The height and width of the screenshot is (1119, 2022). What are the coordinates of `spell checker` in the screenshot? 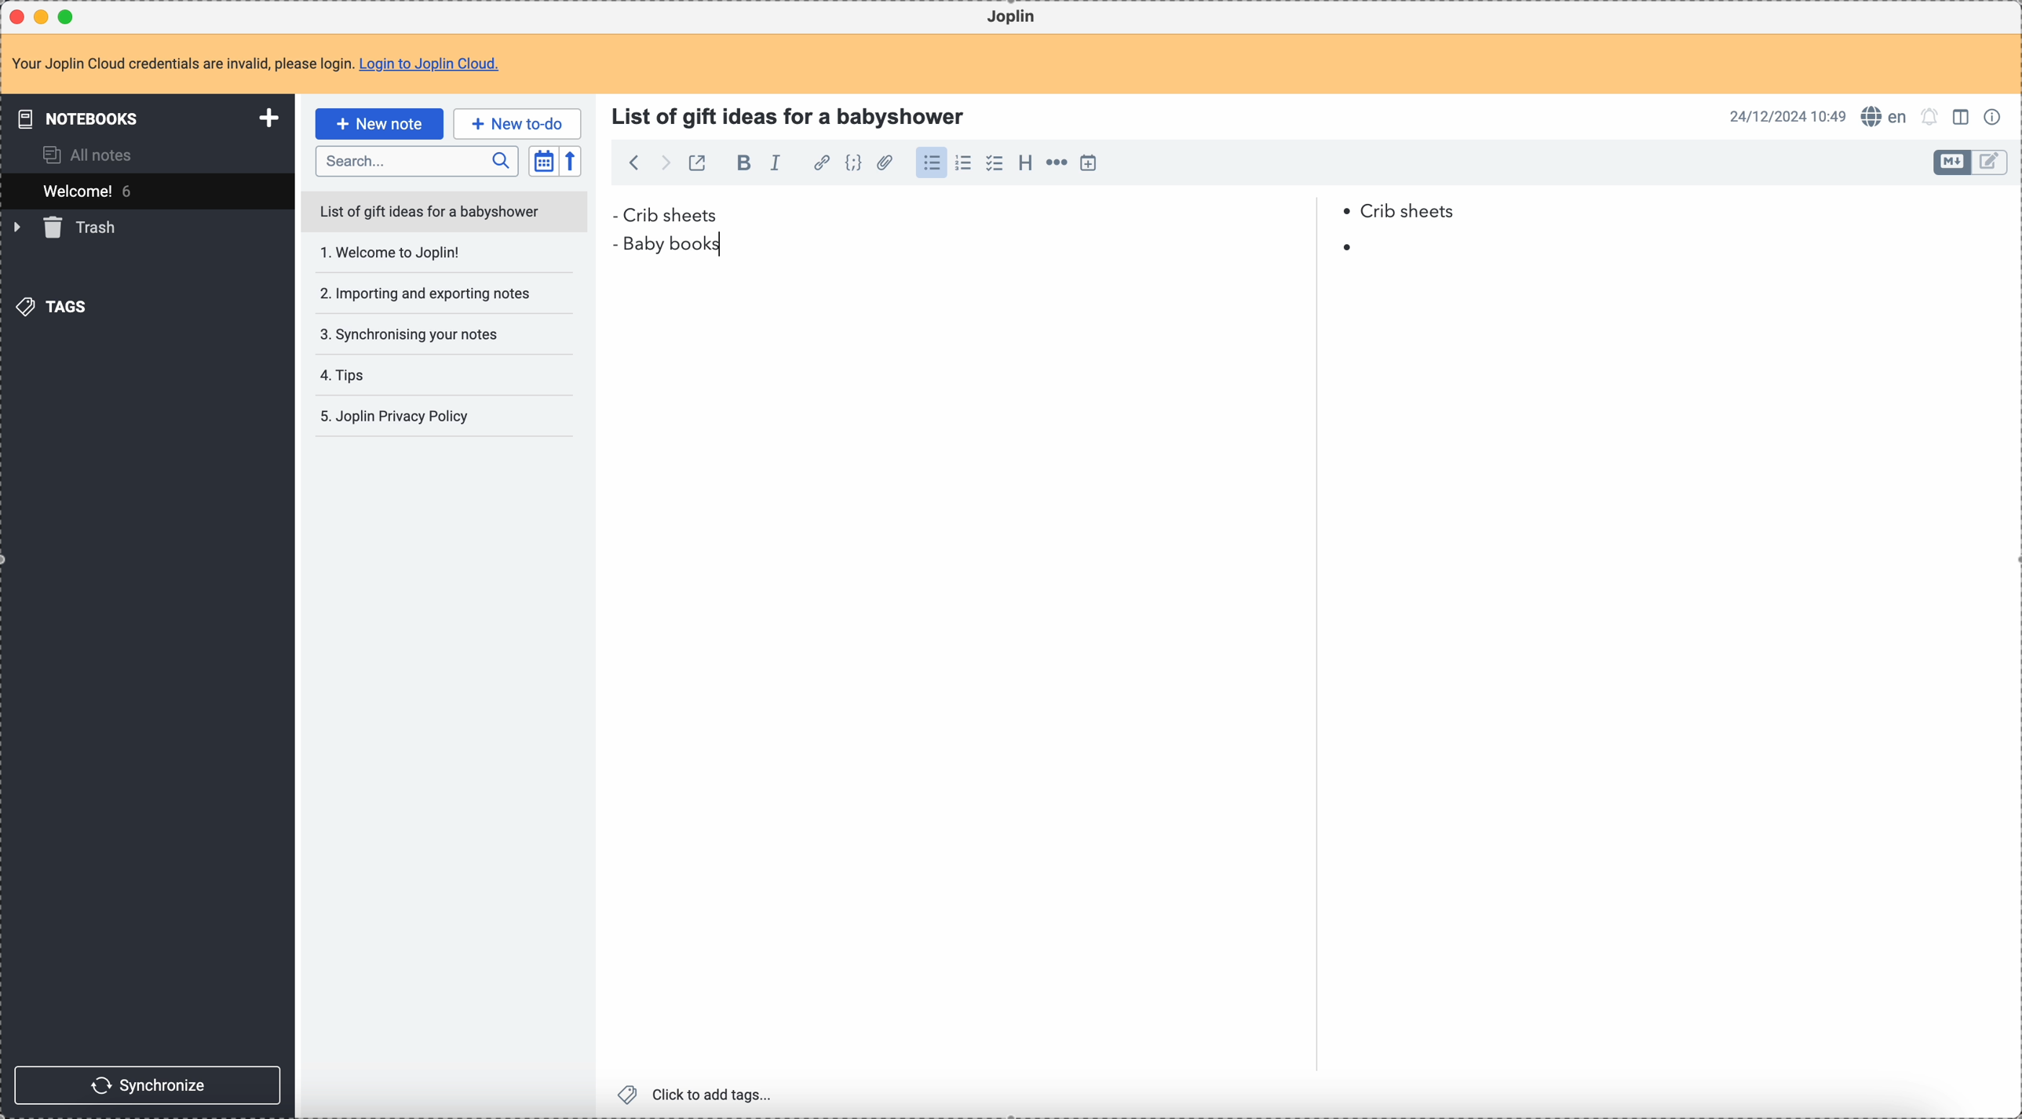 It's located at (1885, 118).